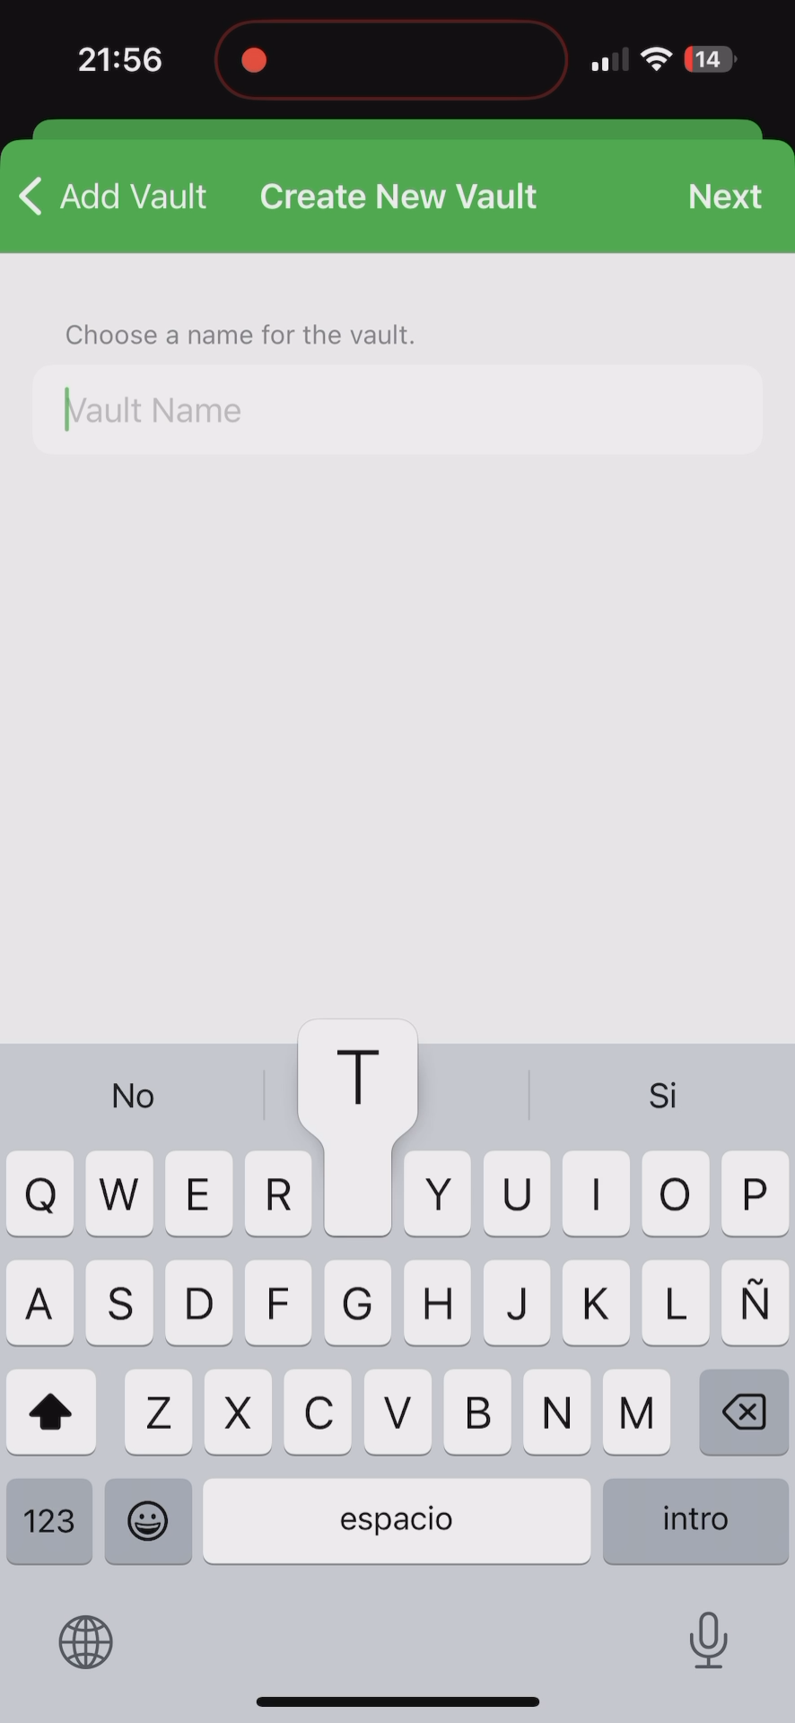 Image resolution: width=795 pixels, height=1723 pixels. What do you see at coordinates (153, 417) in the screenshot?
I see `Vault Name` at bounding box center [153, 417].